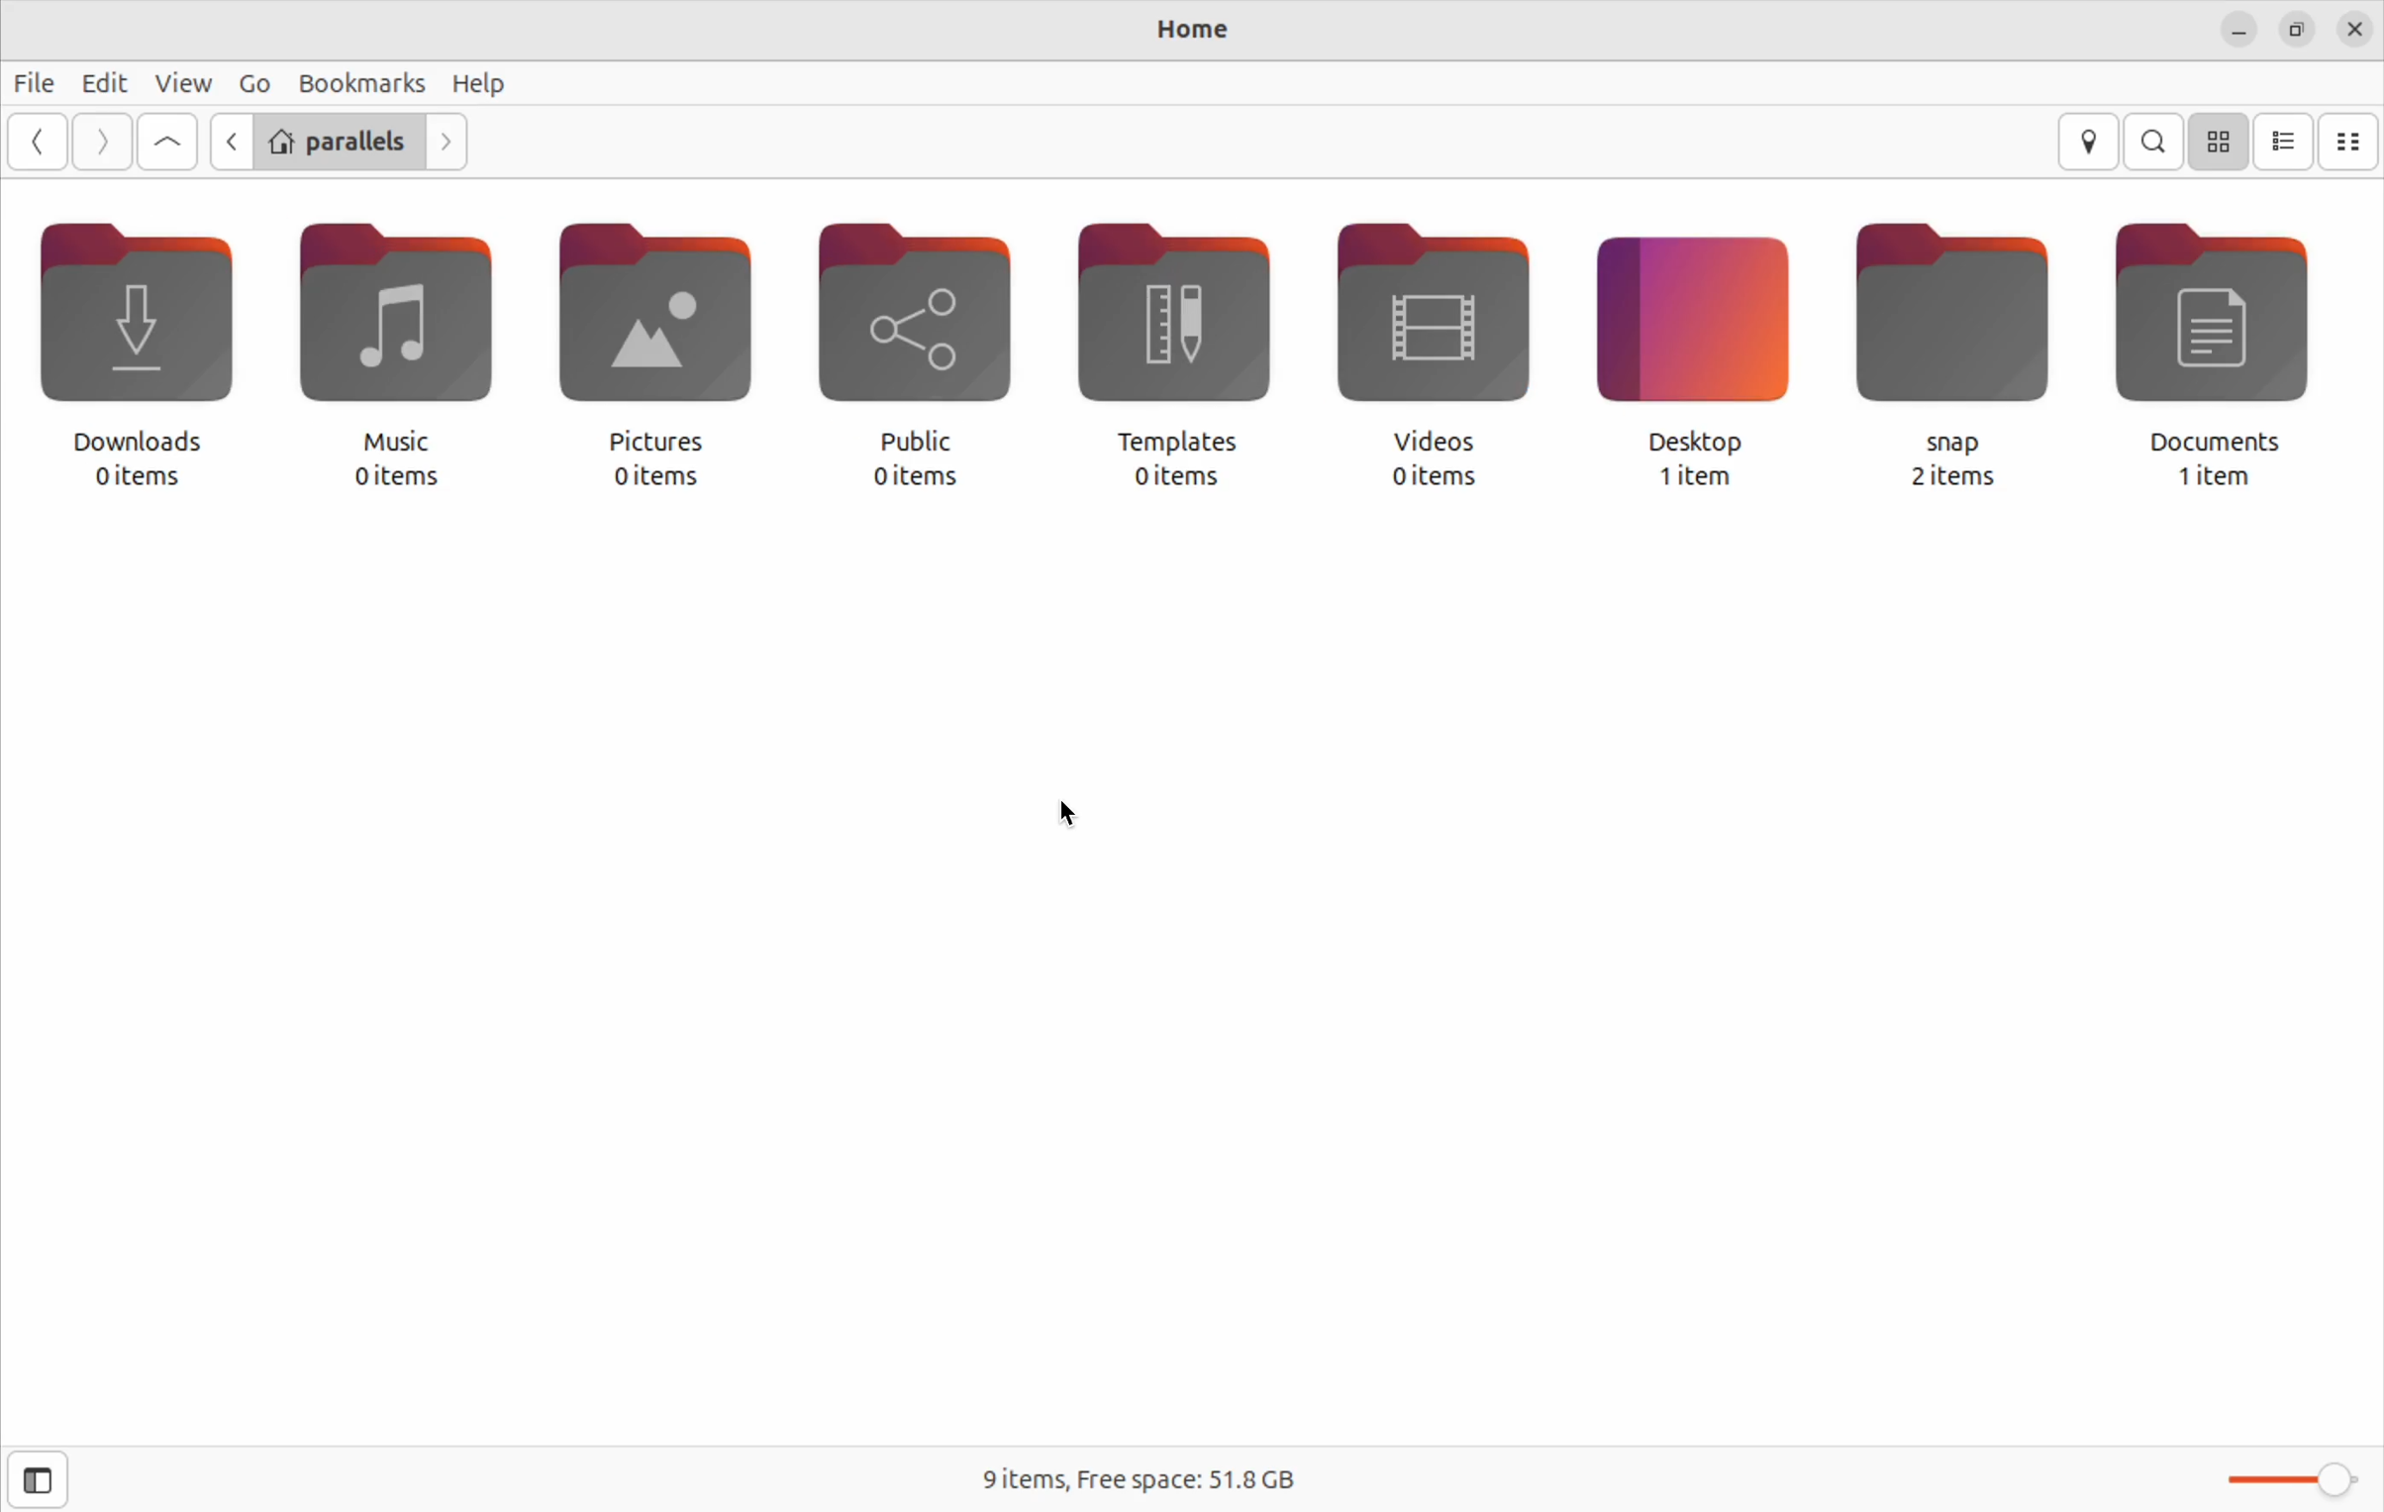  Describe the element at coordinates (249, 81) in the screenshot. I see `go` at that location.